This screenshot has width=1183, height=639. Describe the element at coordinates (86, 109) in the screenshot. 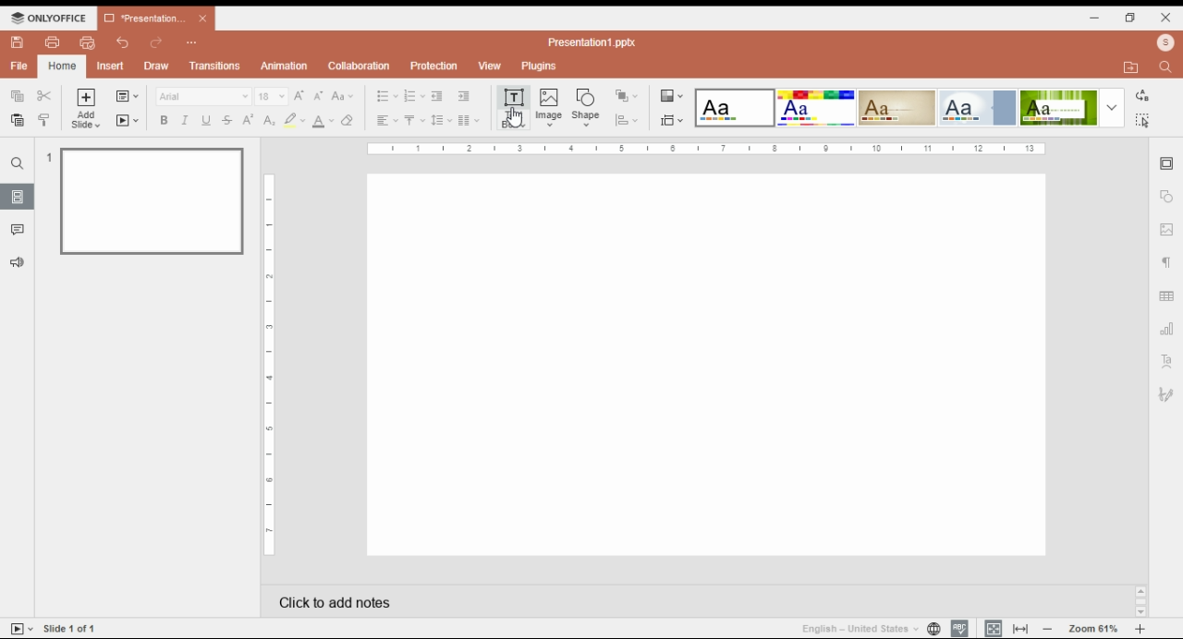

I see `add slide` at that location.